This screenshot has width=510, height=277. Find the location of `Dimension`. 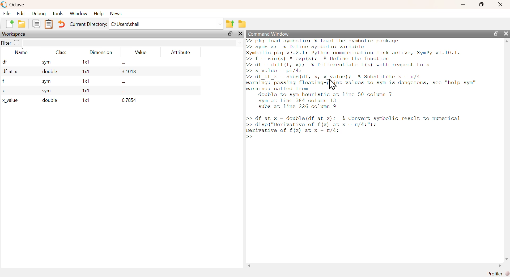

Dimension is located at coordinates (102, 53).